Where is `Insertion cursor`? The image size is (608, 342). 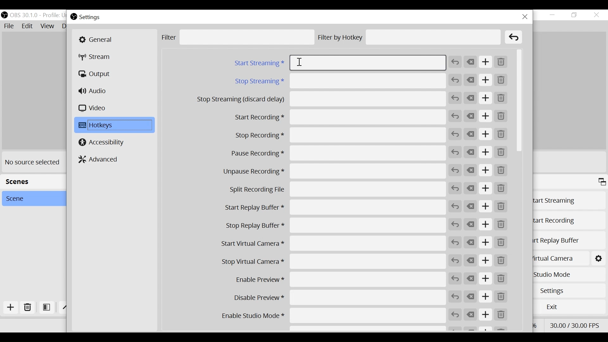
Insertion cursor is located at coordinates (300, 62).